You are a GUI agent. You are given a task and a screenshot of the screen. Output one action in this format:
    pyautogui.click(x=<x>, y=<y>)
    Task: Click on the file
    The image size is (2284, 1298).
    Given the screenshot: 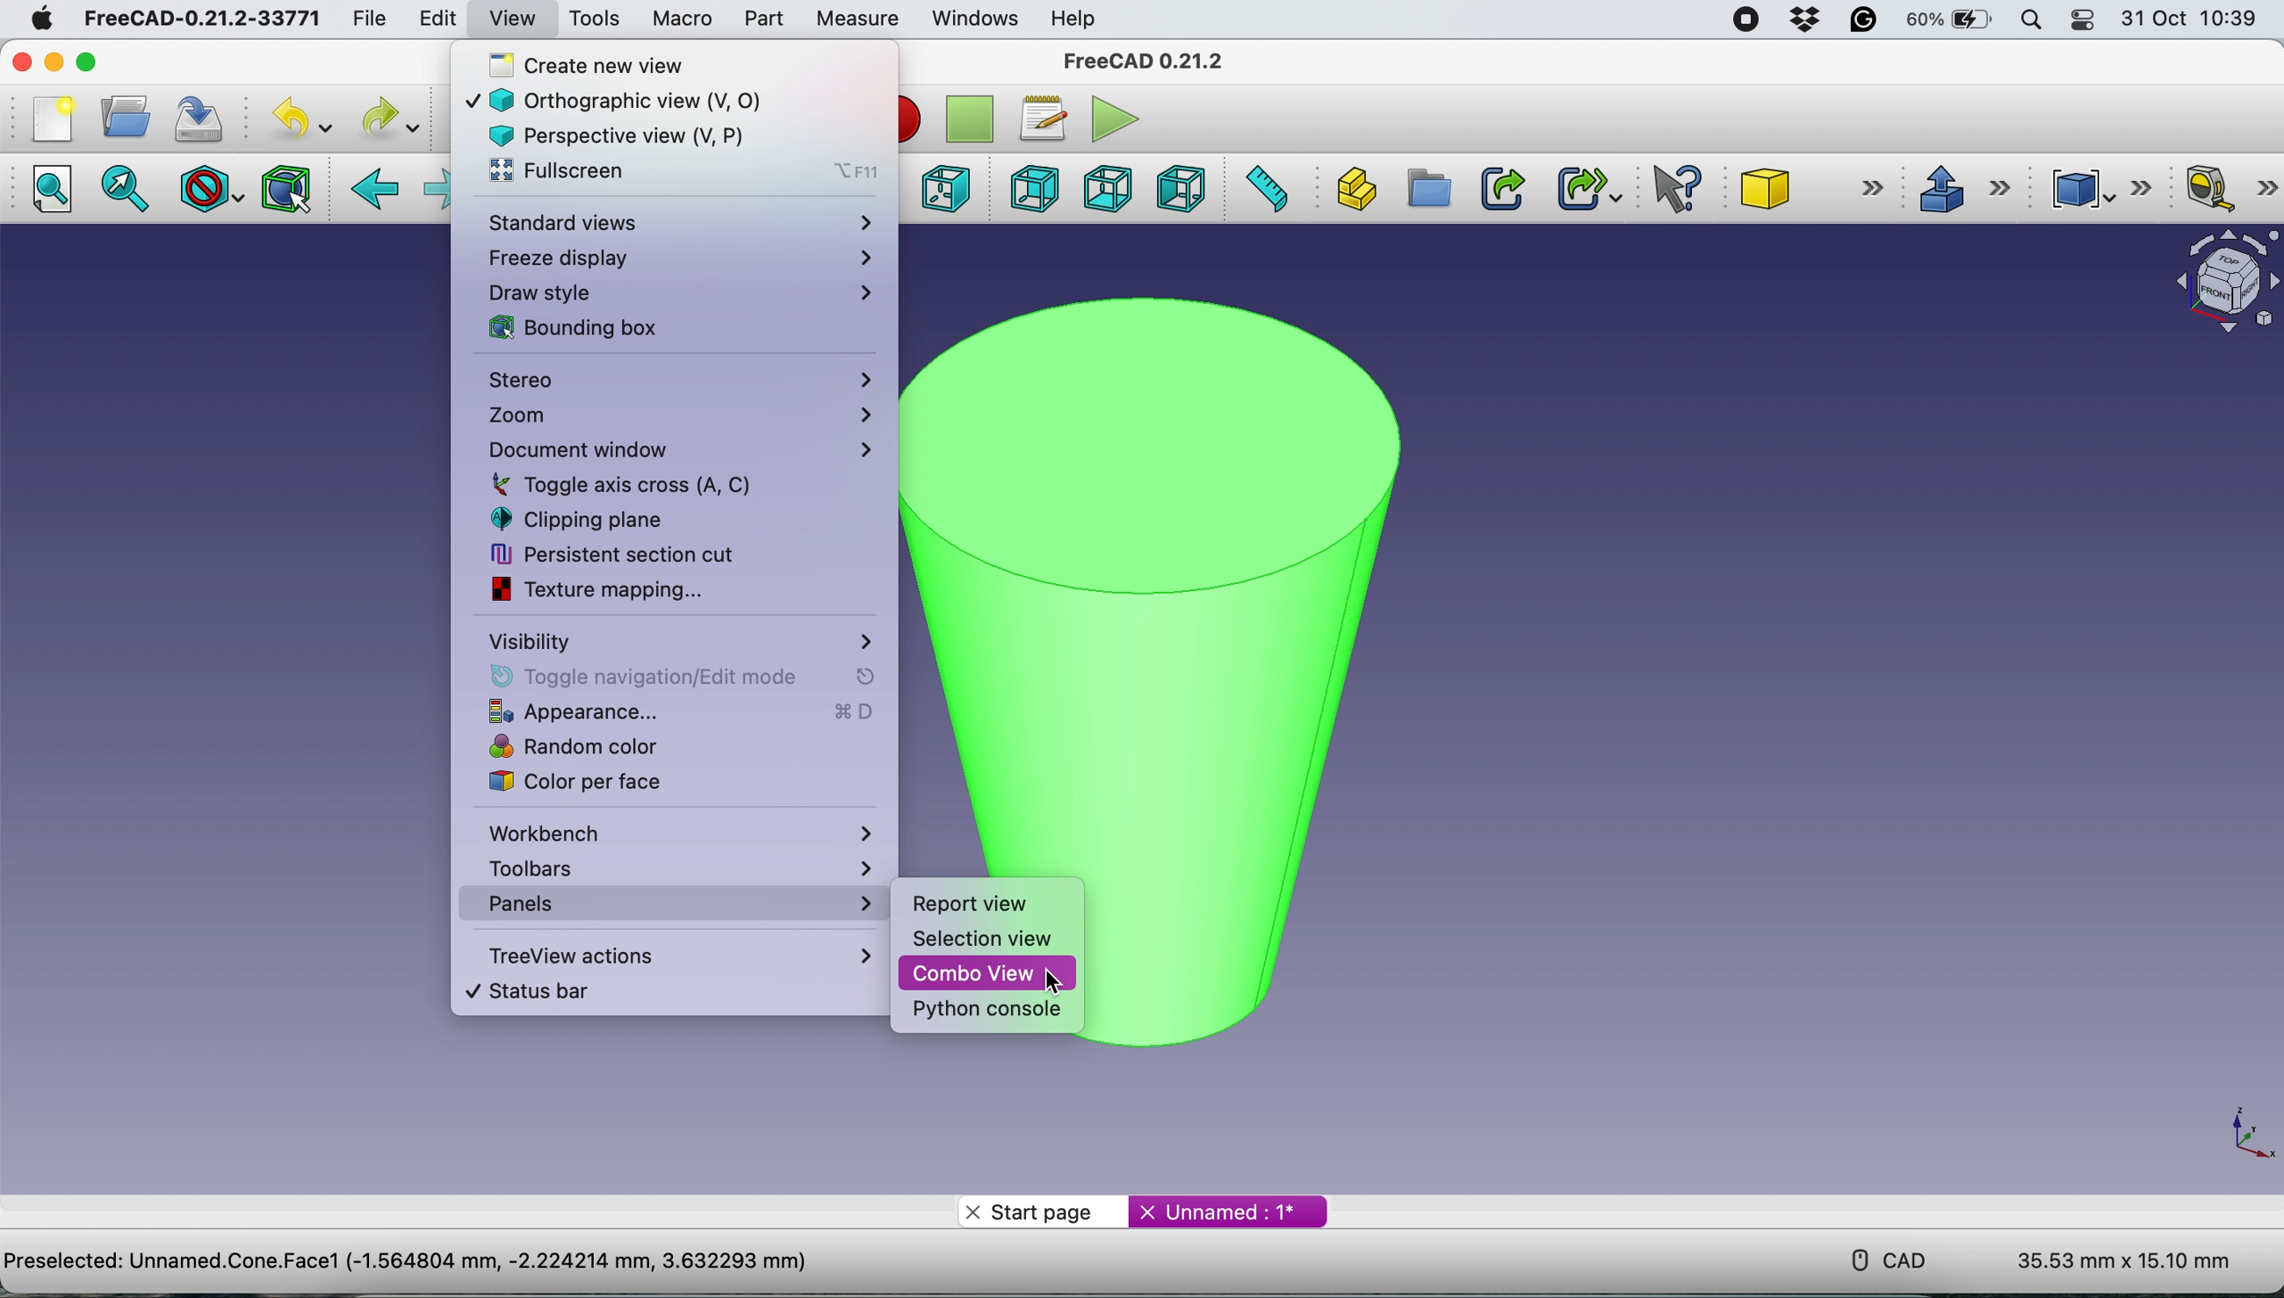 What is the action you would take?
    pyautogui.click(x=362, y=18)
    